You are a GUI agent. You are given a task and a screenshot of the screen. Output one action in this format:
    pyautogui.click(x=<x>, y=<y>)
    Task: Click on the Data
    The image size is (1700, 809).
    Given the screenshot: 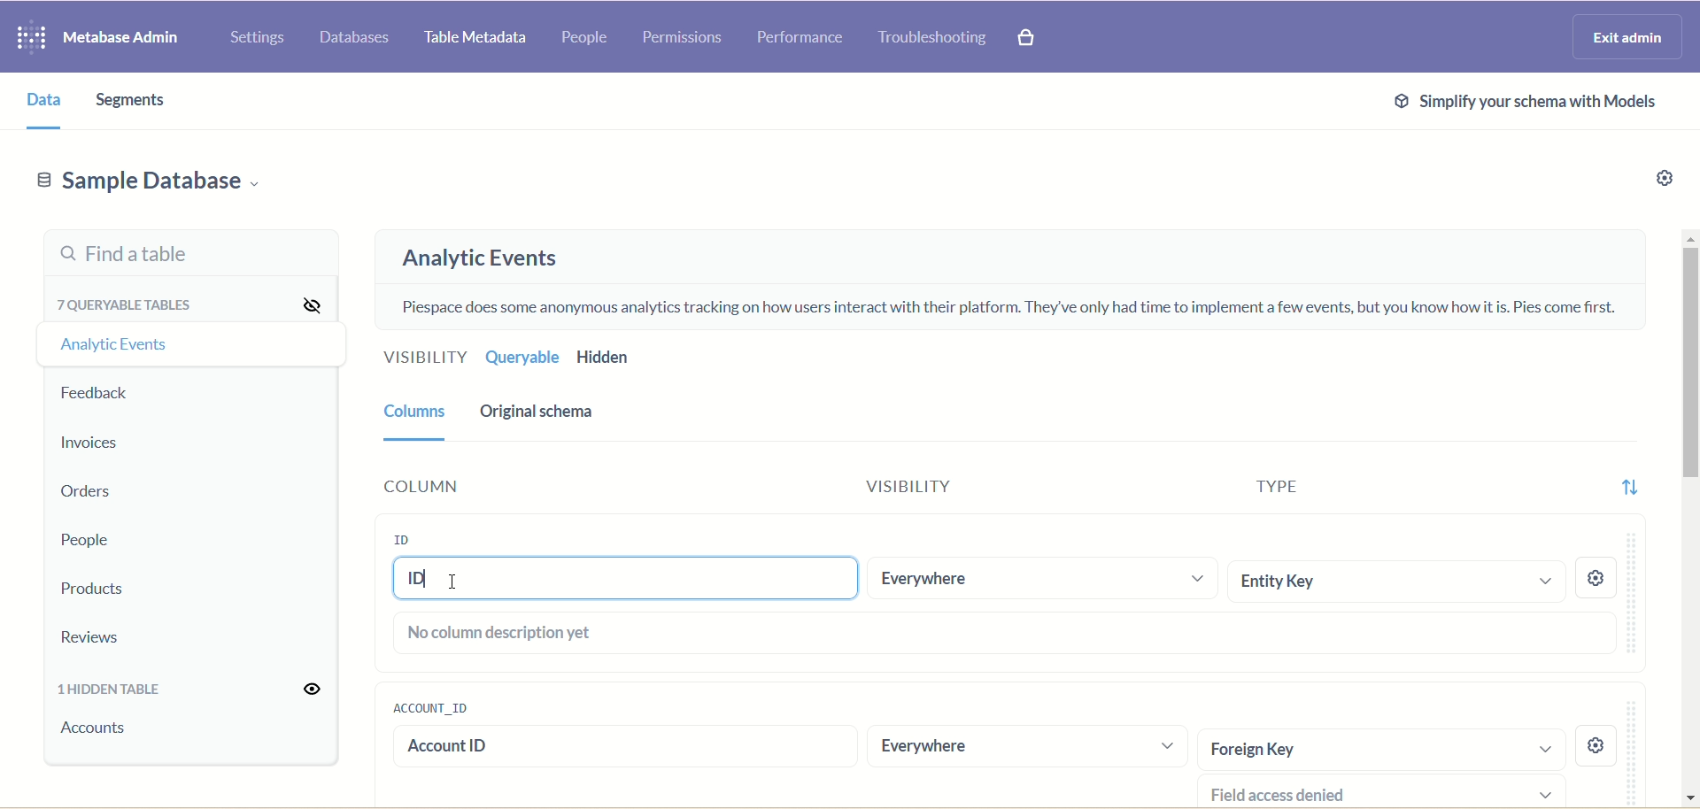 What is the action you would take?
    pyautogui.click(x=39, y=100)
    